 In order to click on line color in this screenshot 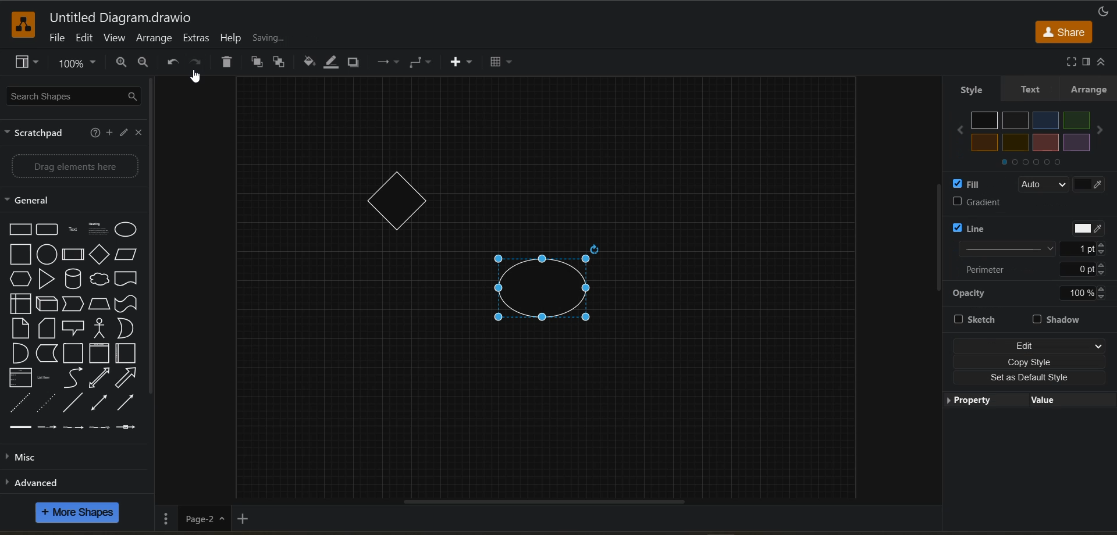, I will do `click(329, 64)`.